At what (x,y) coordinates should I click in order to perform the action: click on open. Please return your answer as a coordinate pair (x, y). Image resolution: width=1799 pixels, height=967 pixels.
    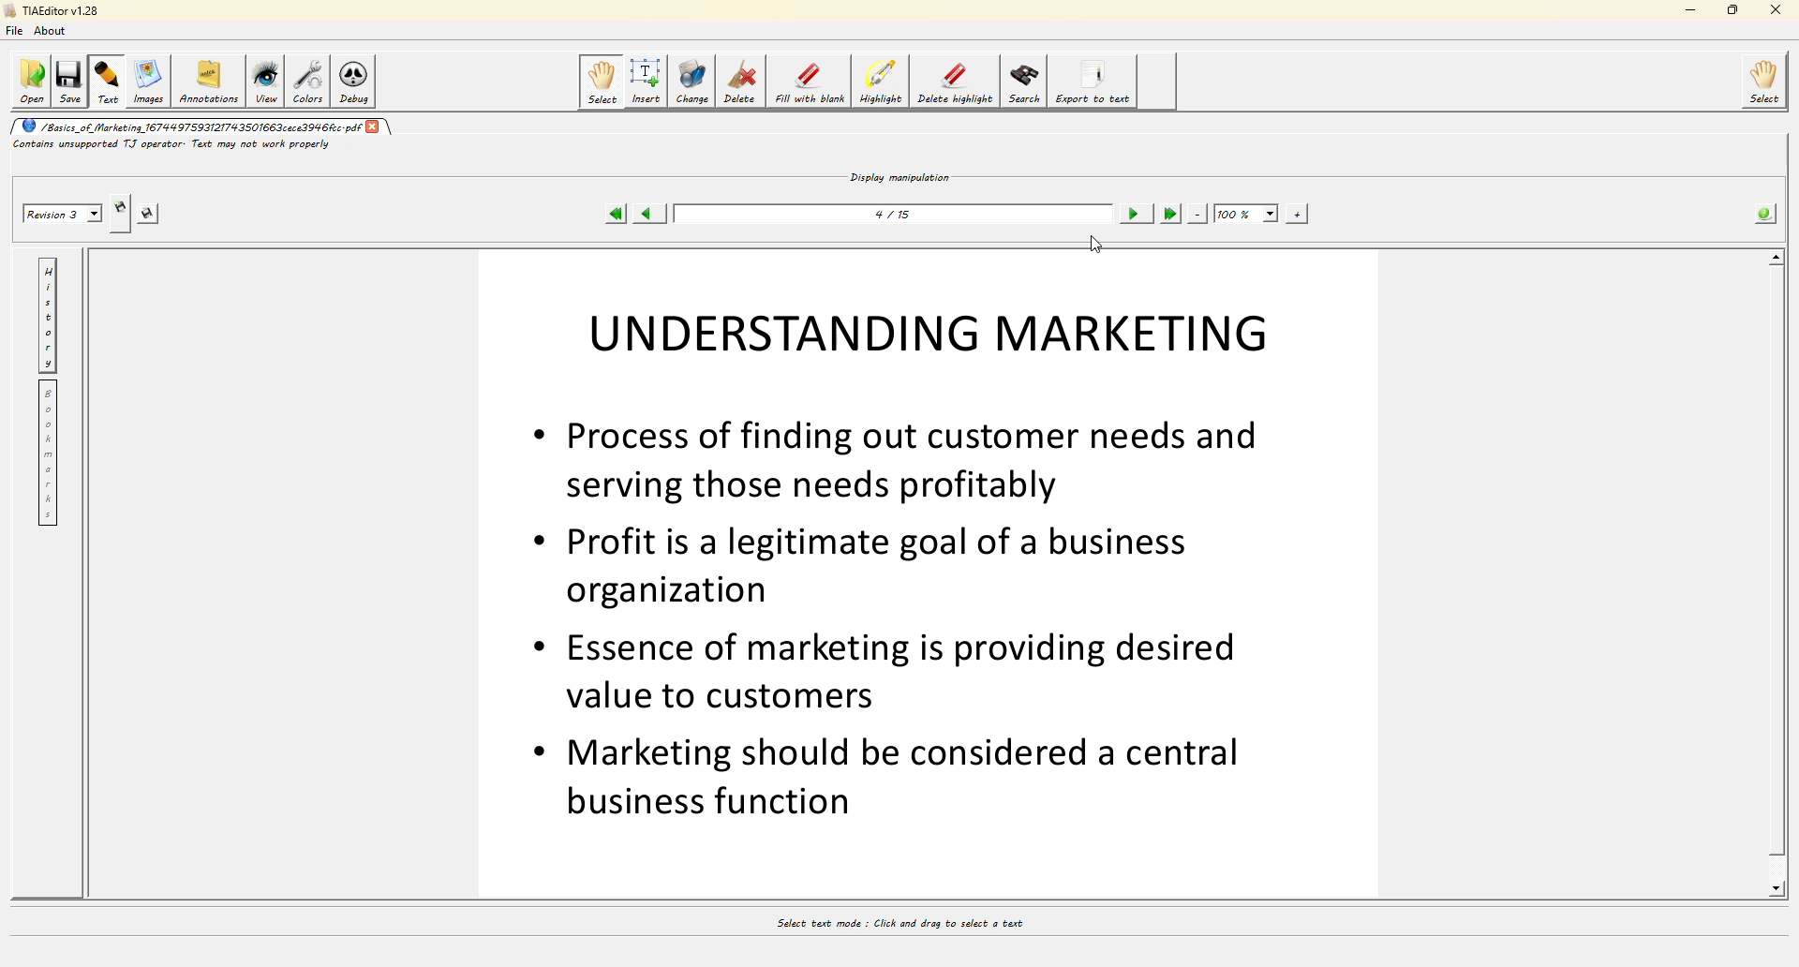
    Looking at the image, I should click on (30, 81).